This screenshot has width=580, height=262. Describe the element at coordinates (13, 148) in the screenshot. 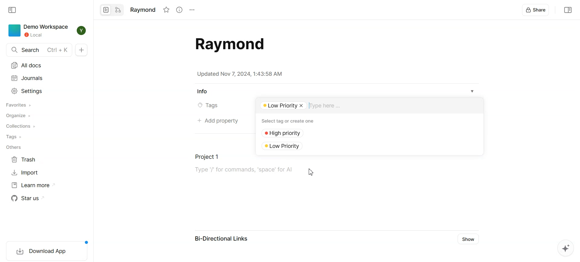

I see `Others` at that location.